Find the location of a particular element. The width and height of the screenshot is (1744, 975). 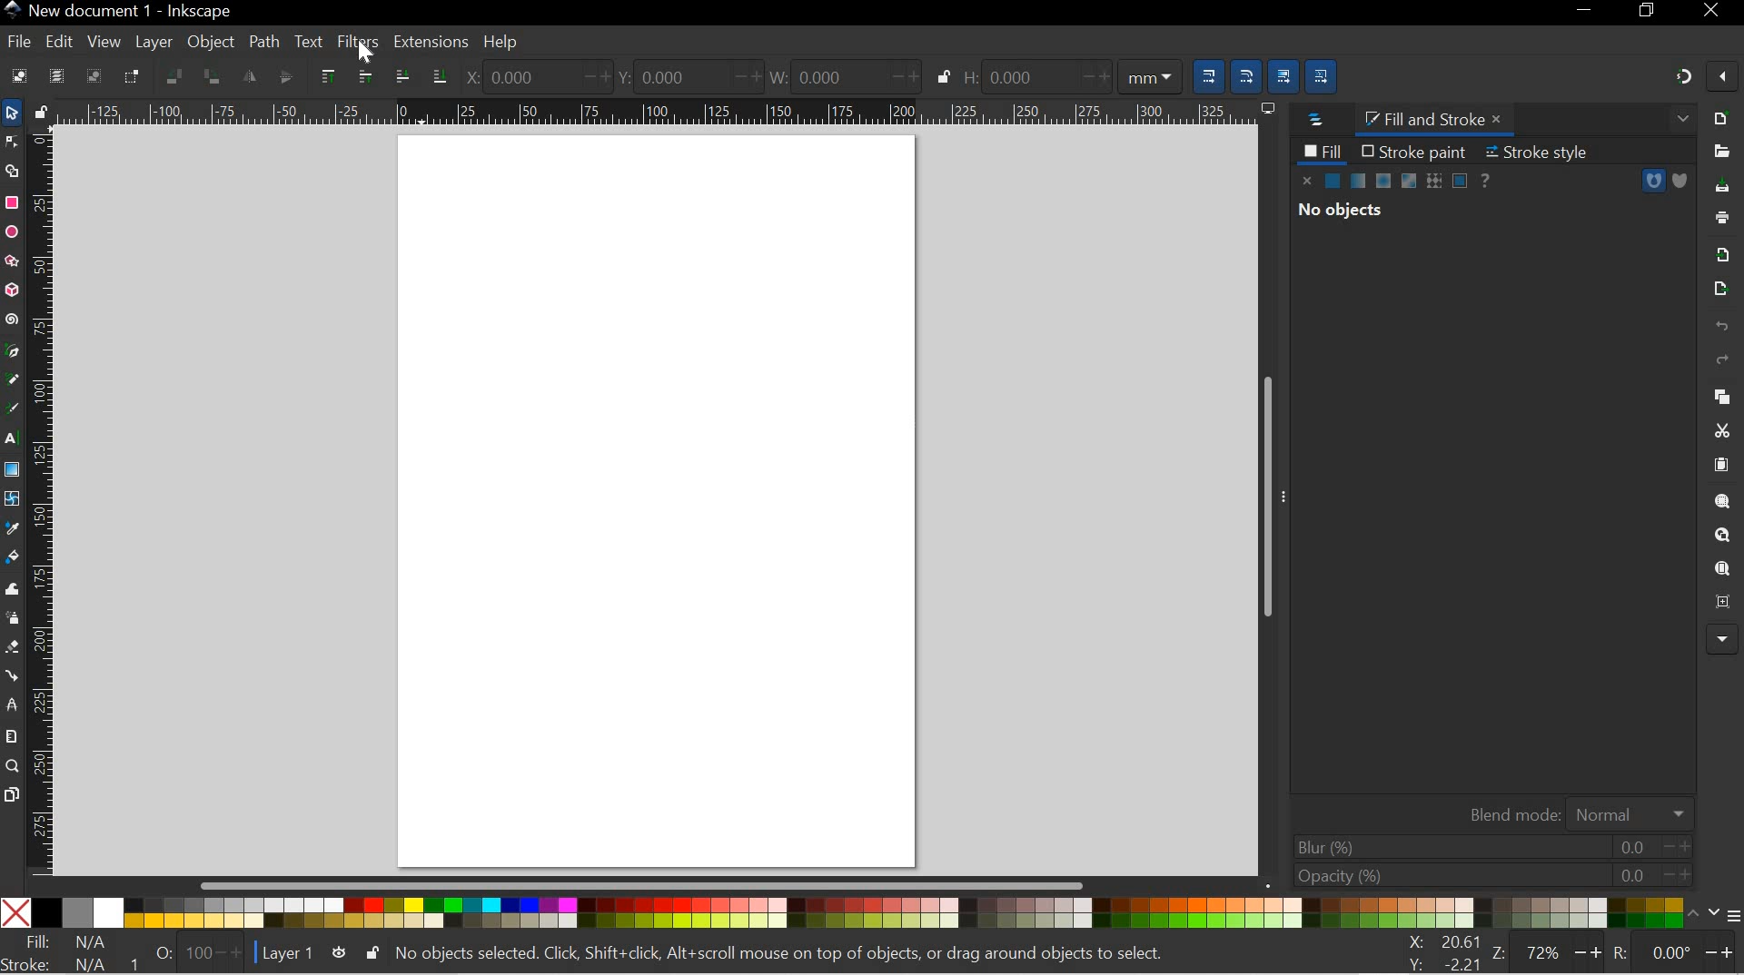

PRINT is located at coordinates (1726, 215).